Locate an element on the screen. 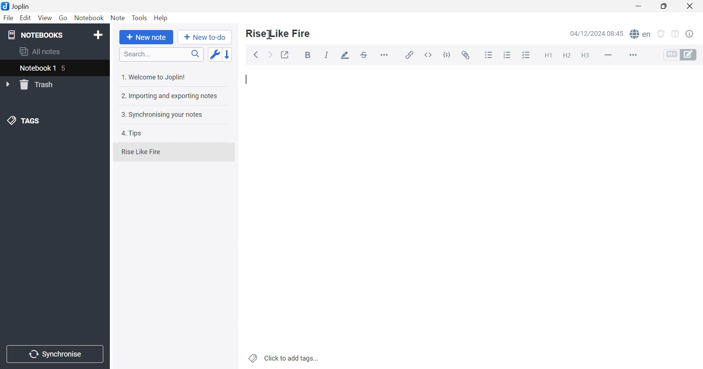 The width and height of the screenshot is (703, 369). Heading 1 is located at coordinates (548, 55).